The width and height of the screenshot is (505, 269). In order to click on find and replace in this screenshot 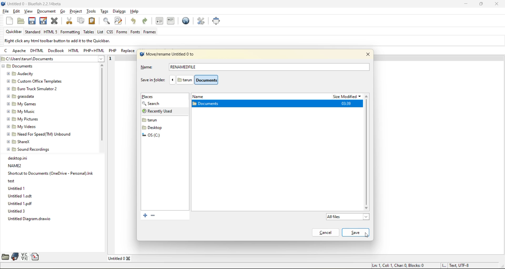, I will do `click(119, 21)`.